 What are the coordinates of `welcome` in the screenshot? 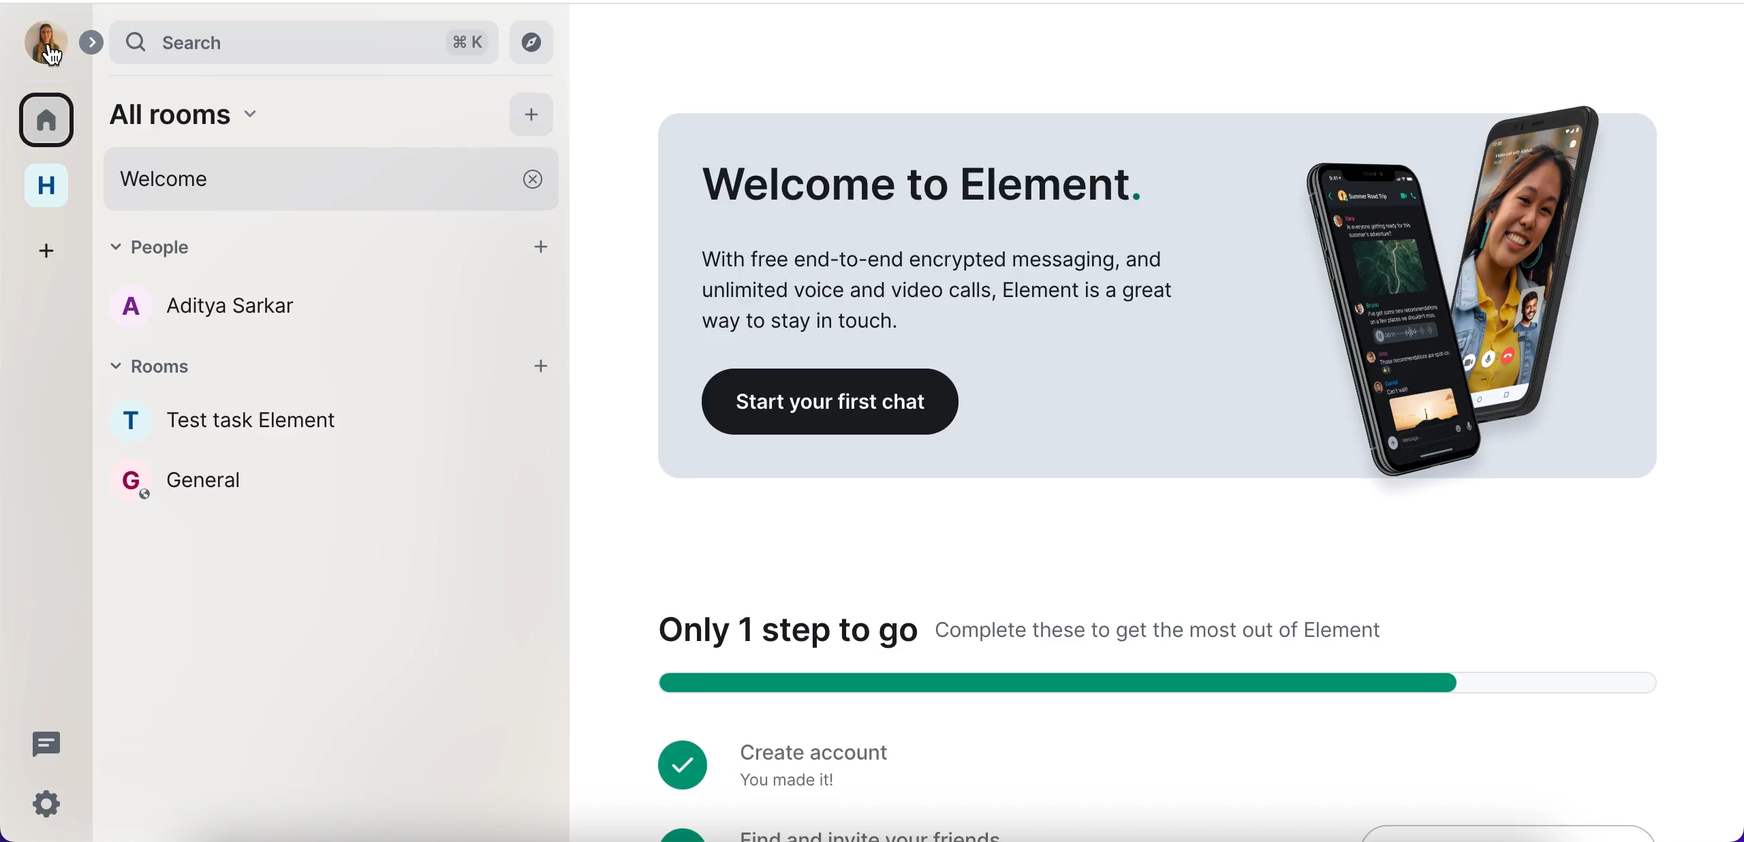 It's located at (332, 181).